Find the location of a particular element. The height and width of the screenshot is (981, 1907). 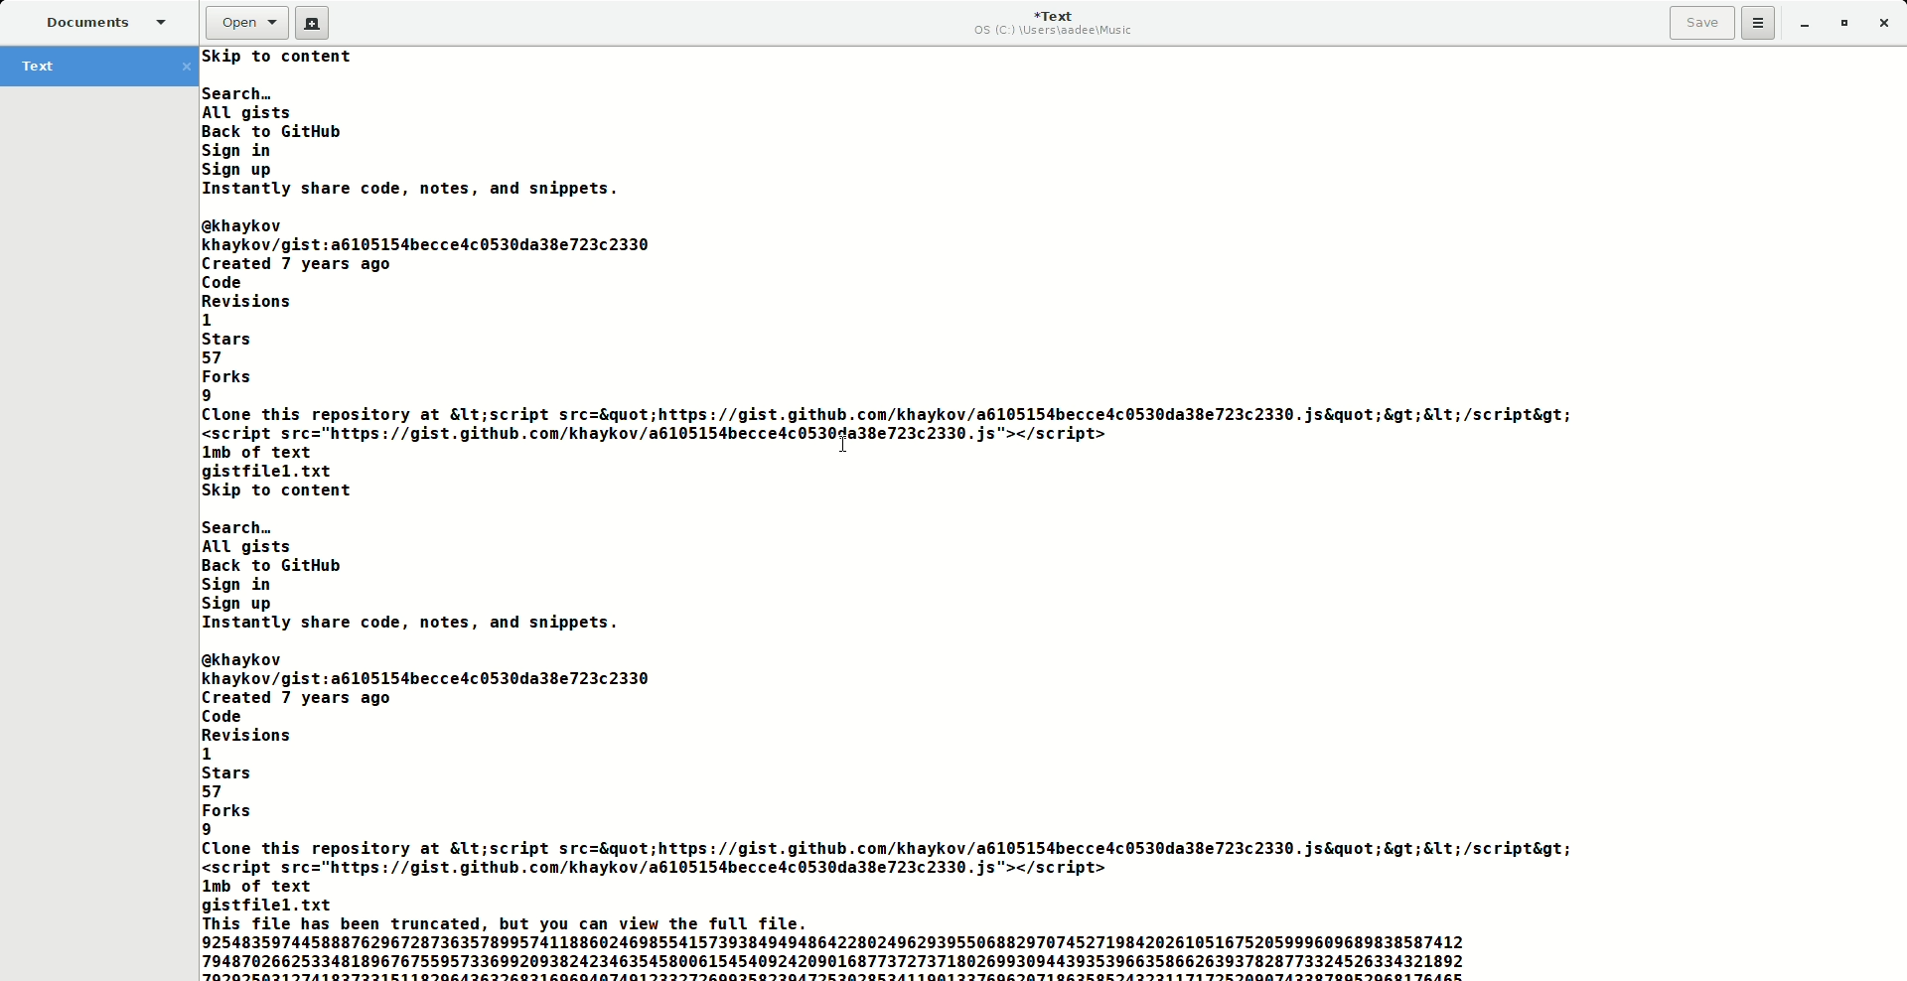

Save is located at coordinates (1702, 24).